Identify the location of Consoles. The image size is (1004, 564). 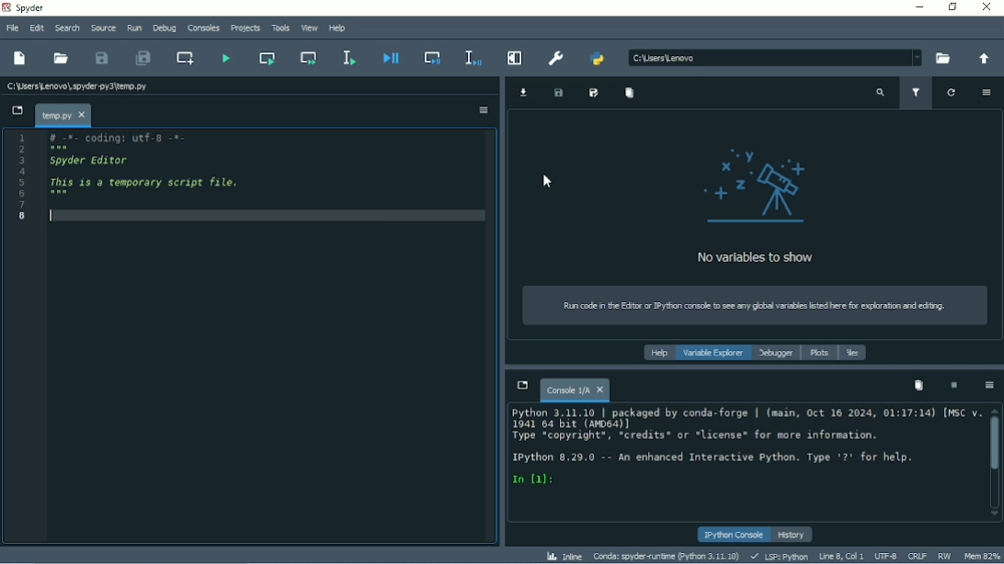
(202, 28).